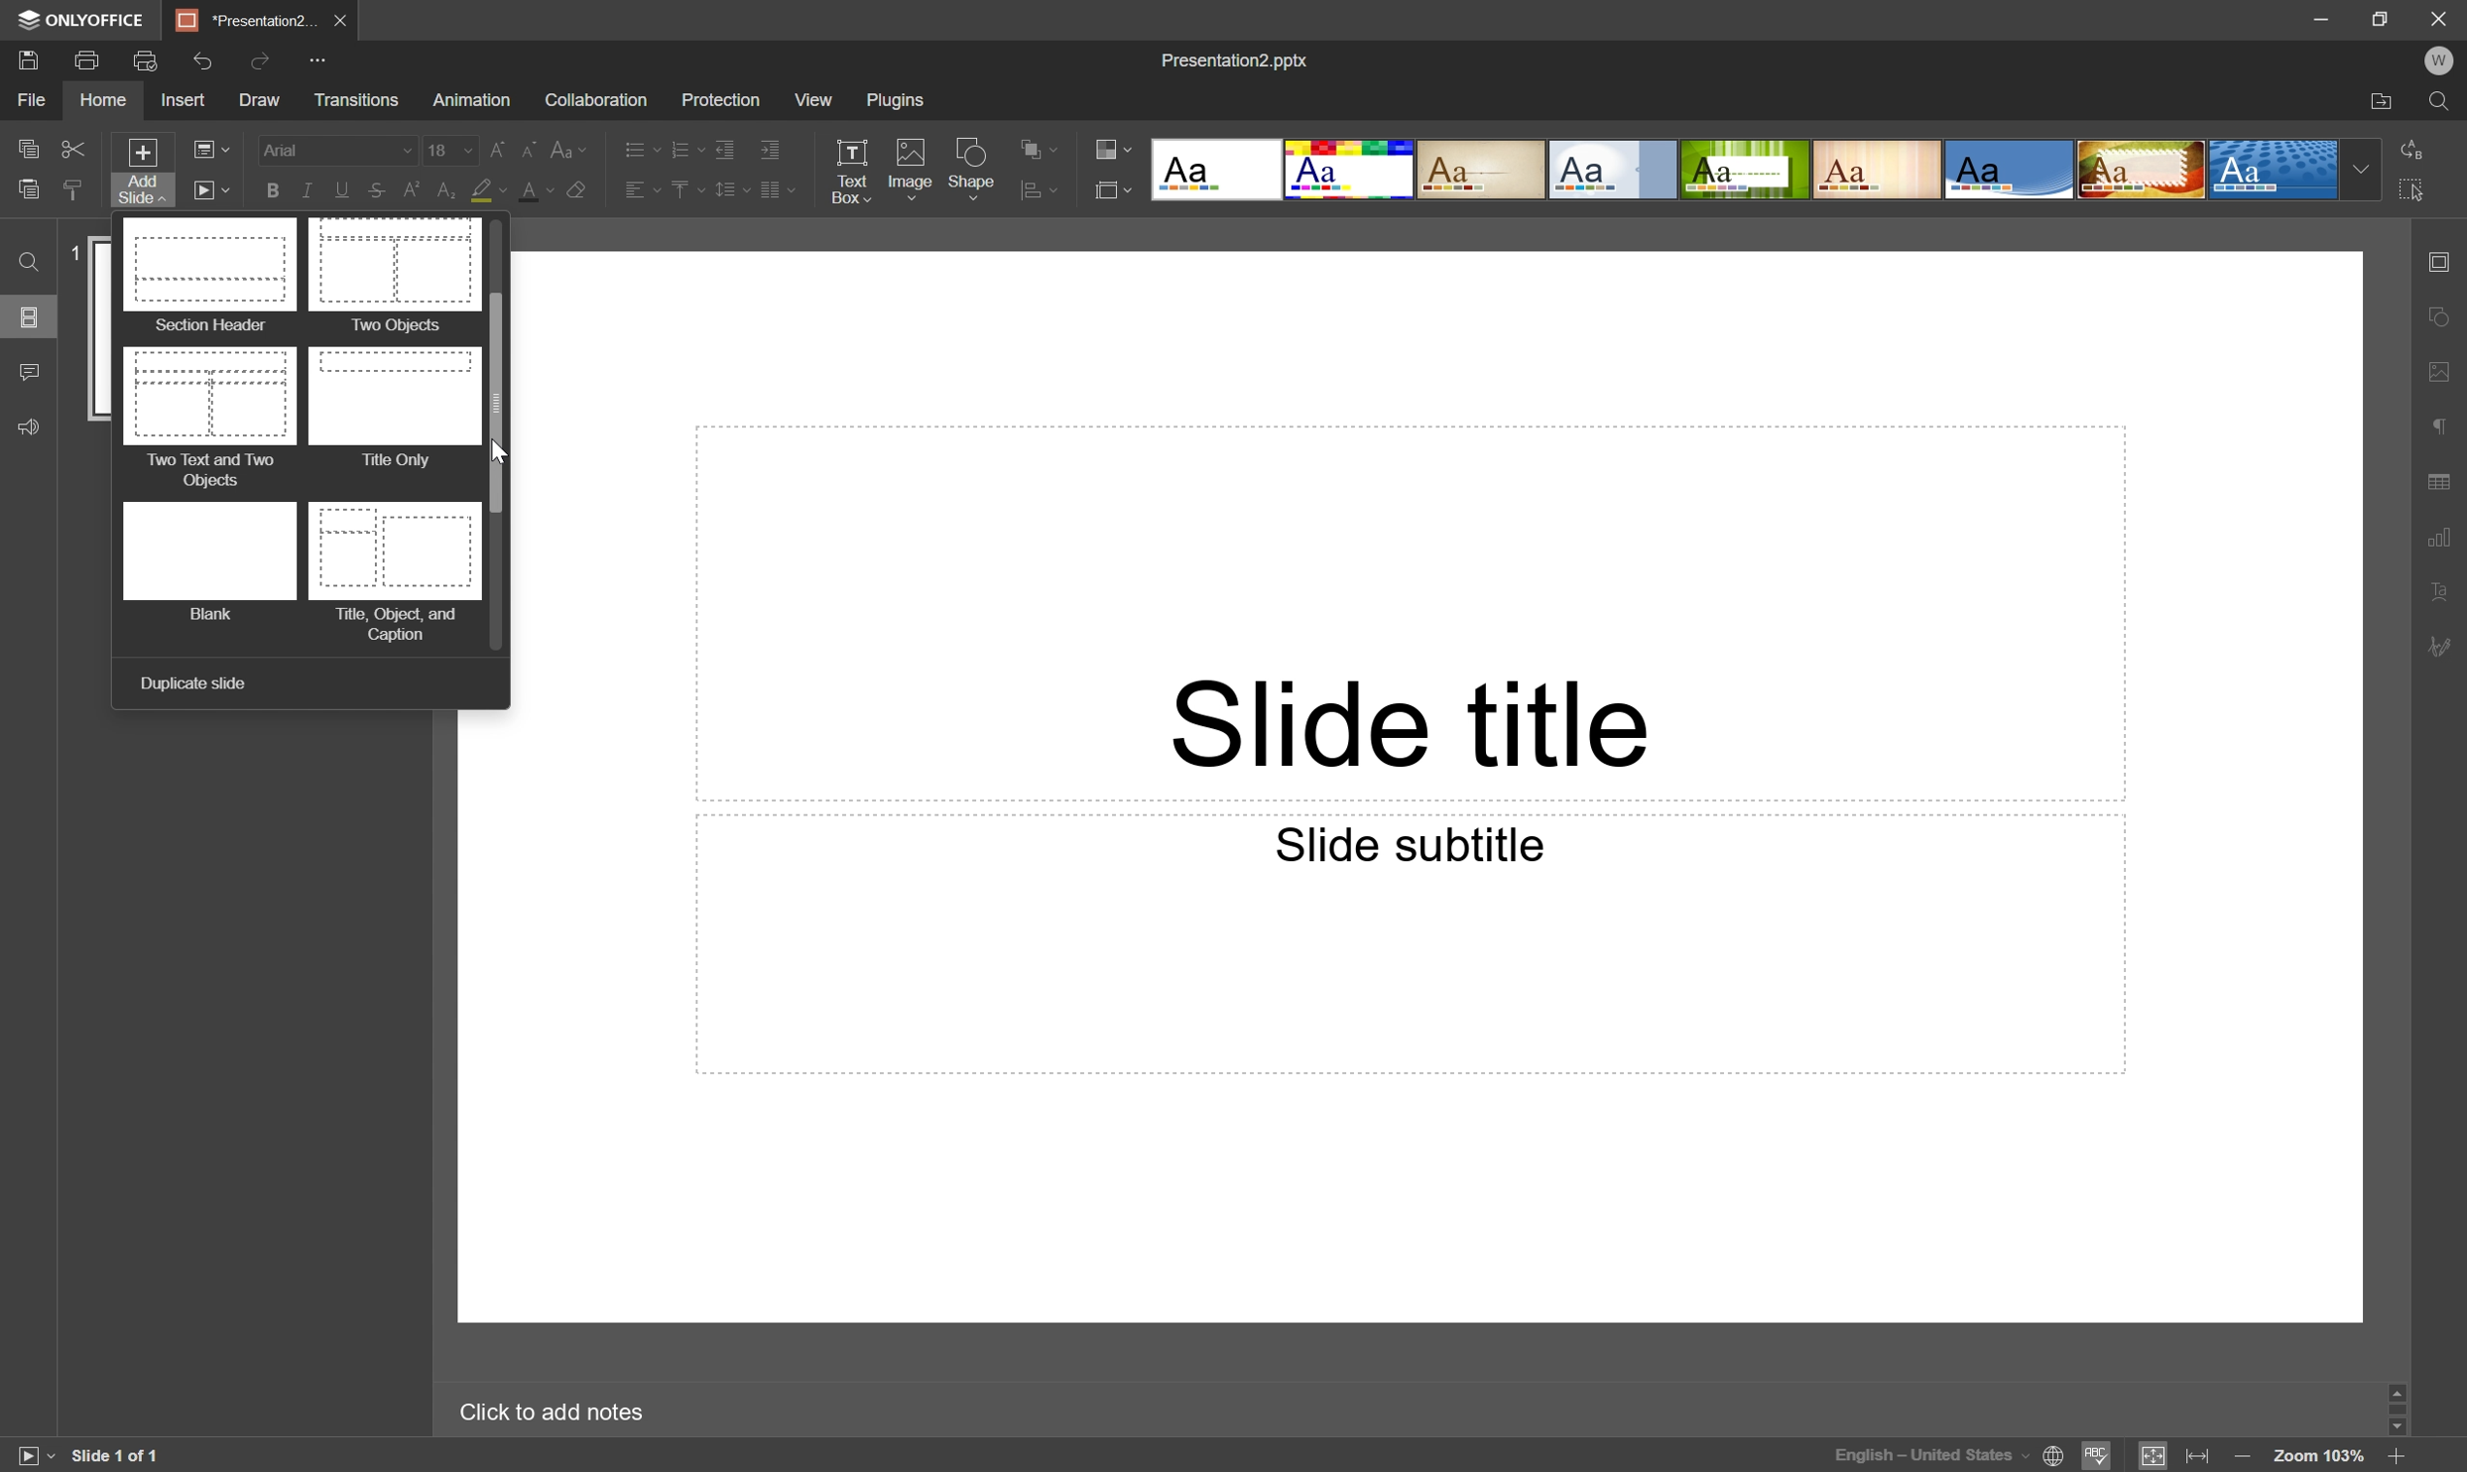  I want to click on Duplicate slide, so click(192, 684).